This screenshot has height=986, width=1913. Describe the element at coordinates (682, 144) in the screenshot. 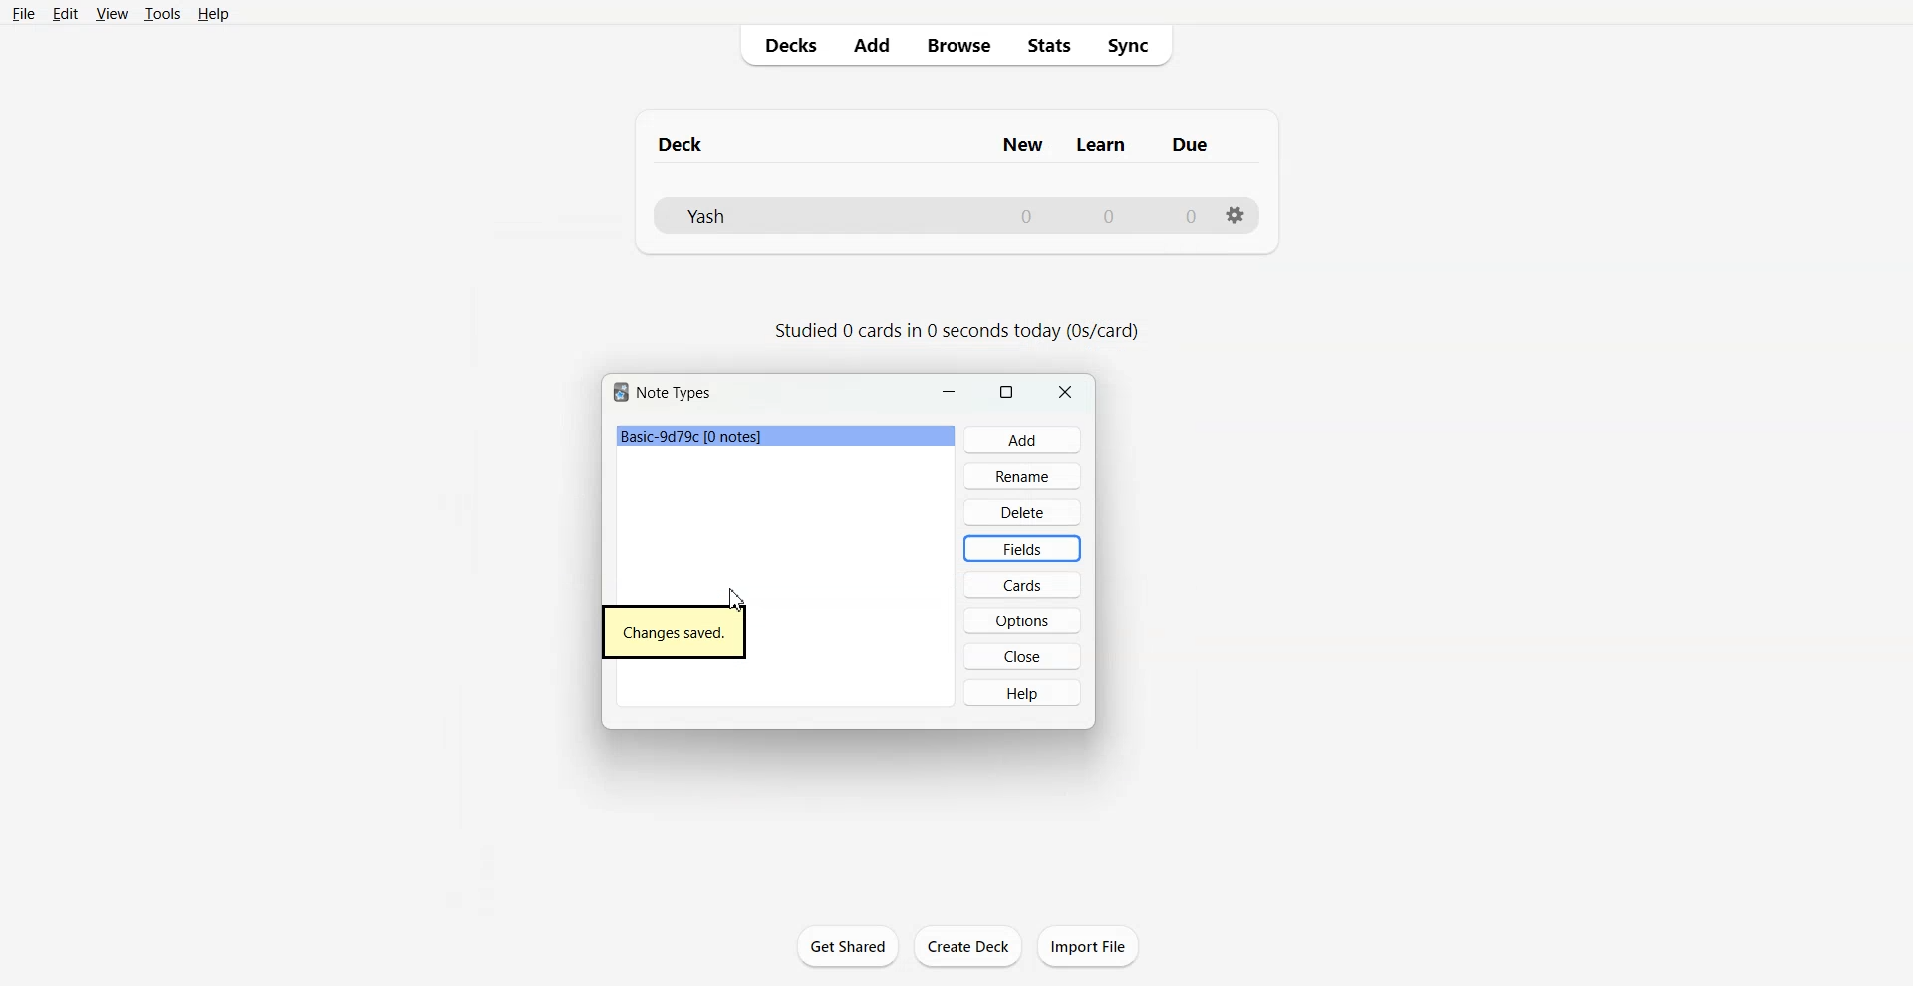

I see `Text 1` at that location.